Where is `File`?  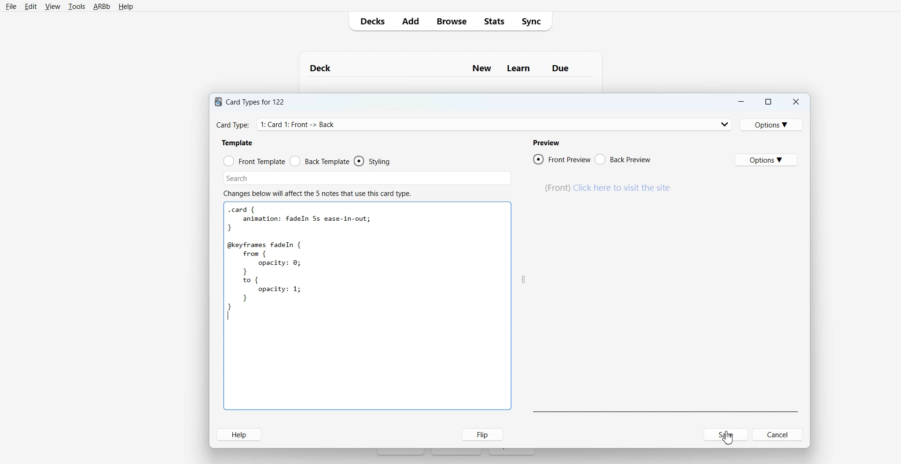 File is located at coordinates (11, 7).